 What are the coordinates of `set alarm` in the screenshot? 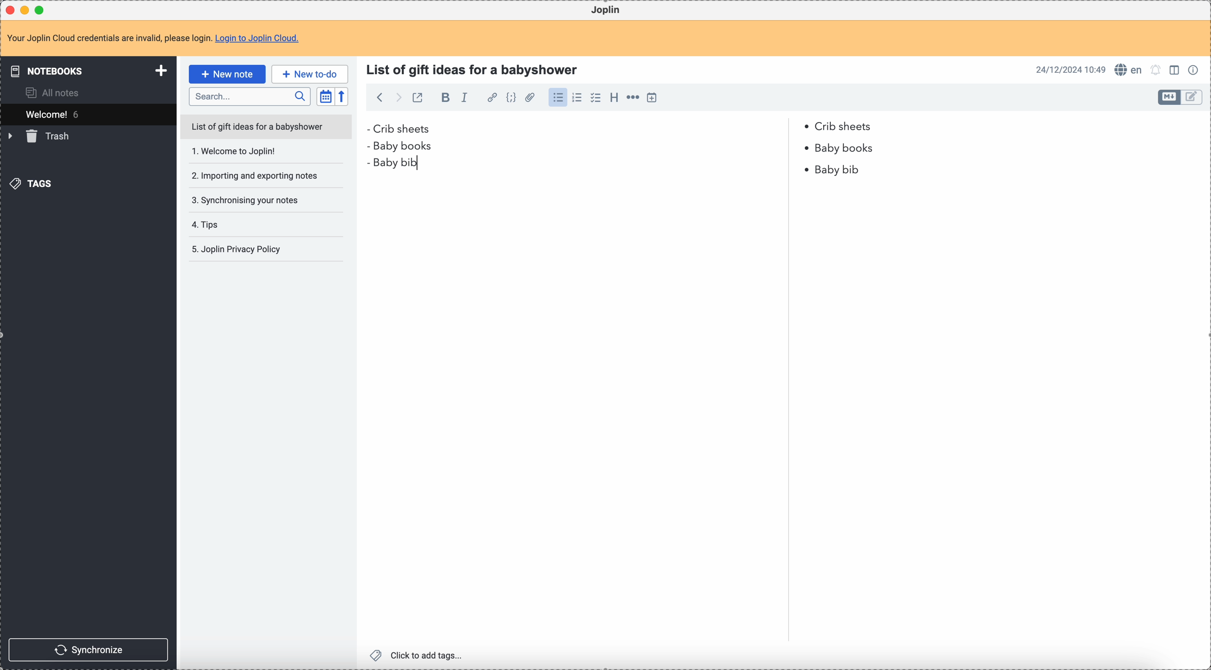 It's located at (1156, 70).